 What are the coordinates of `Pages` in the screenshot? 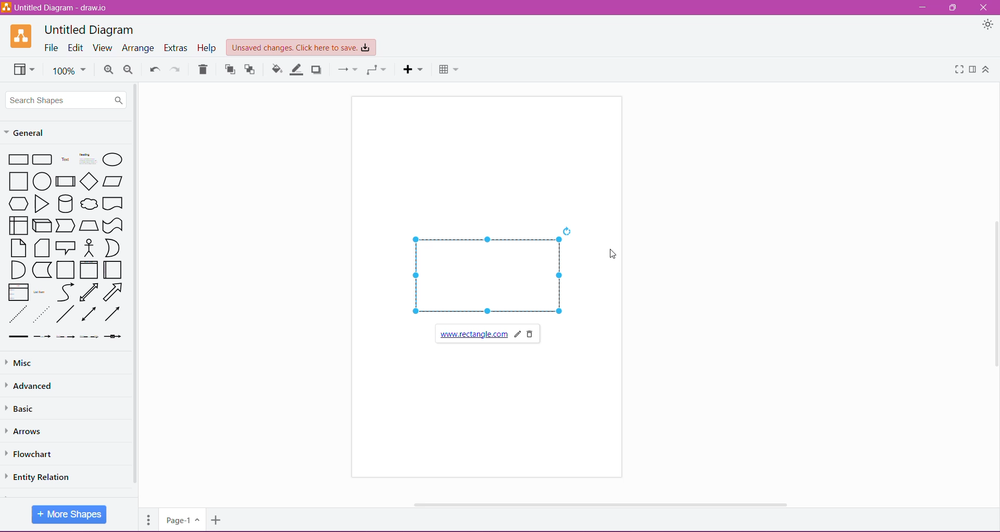 It's located at (149, 520).